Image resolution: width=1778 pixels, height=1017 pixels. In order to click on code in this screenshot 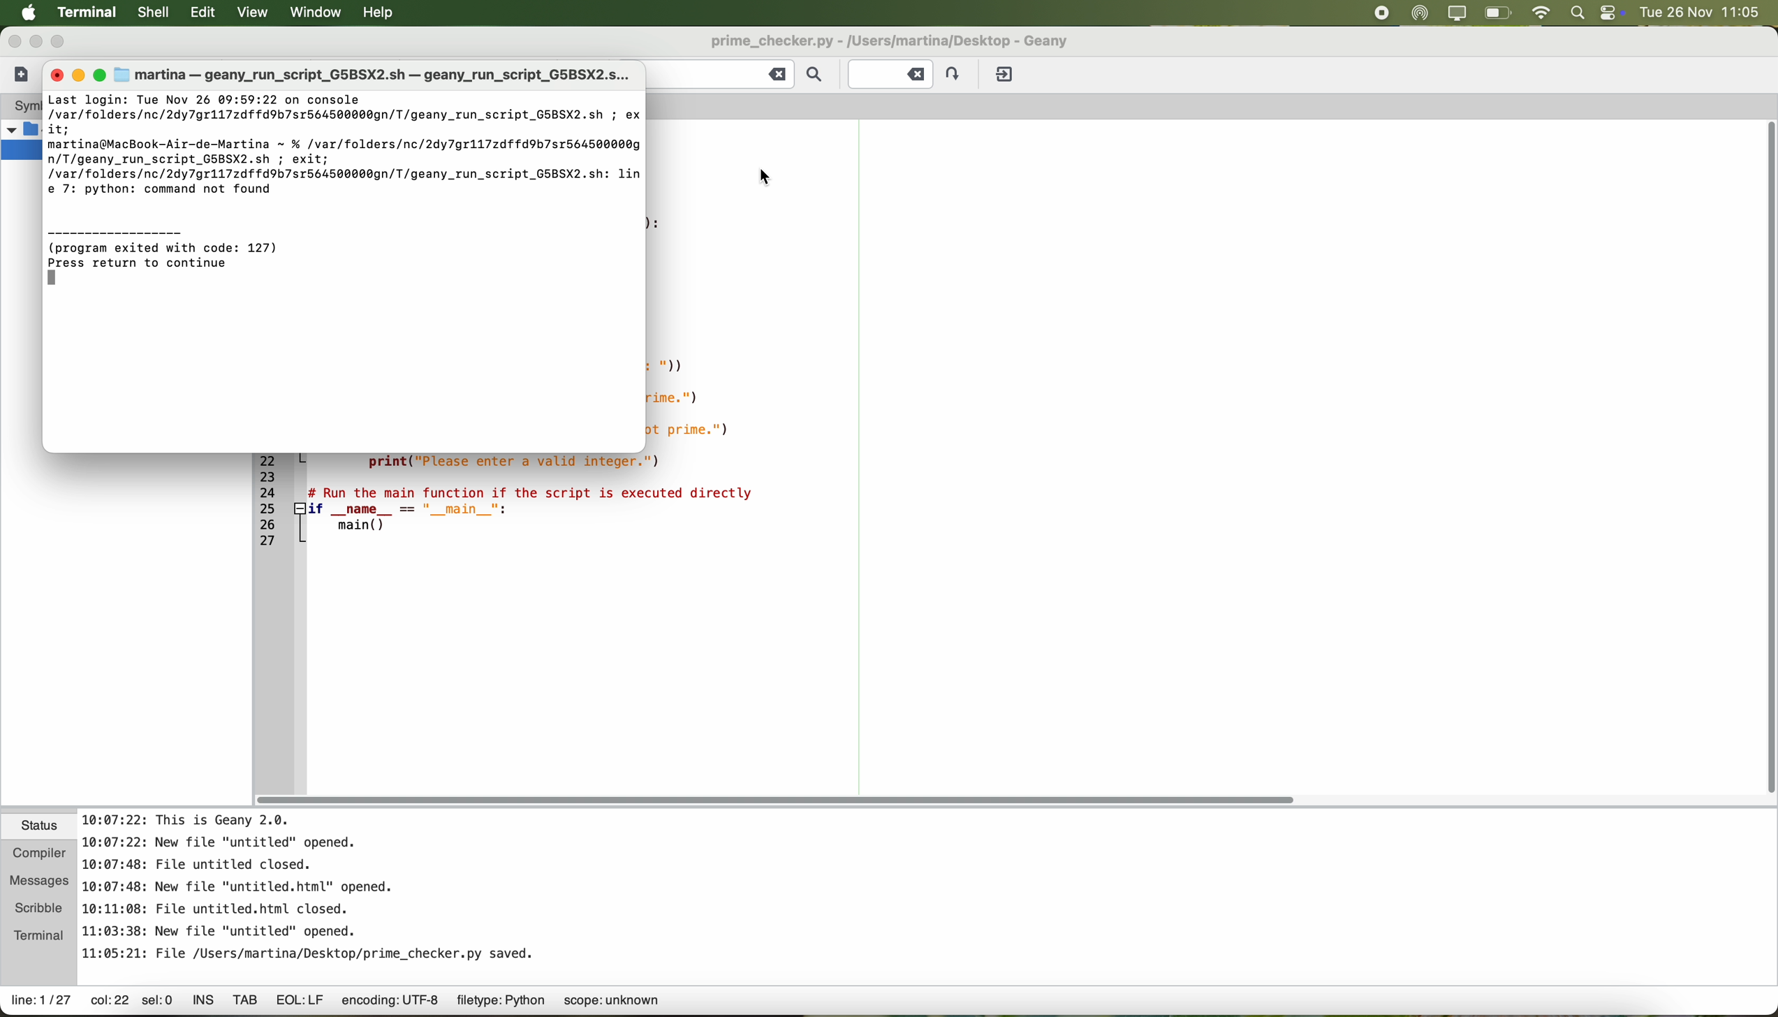, I will do `click(513, 506)`.